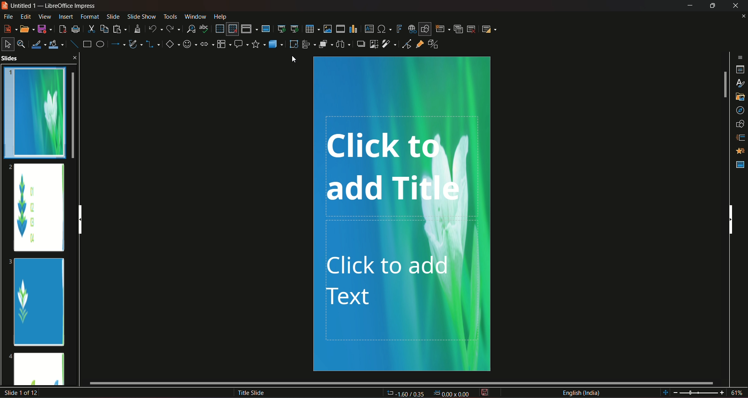 The height and width of the screenshot is (398, 748). Describe the element at coordinates (410, 28) in the screenshot. I see `insert hyperlink` at that location.